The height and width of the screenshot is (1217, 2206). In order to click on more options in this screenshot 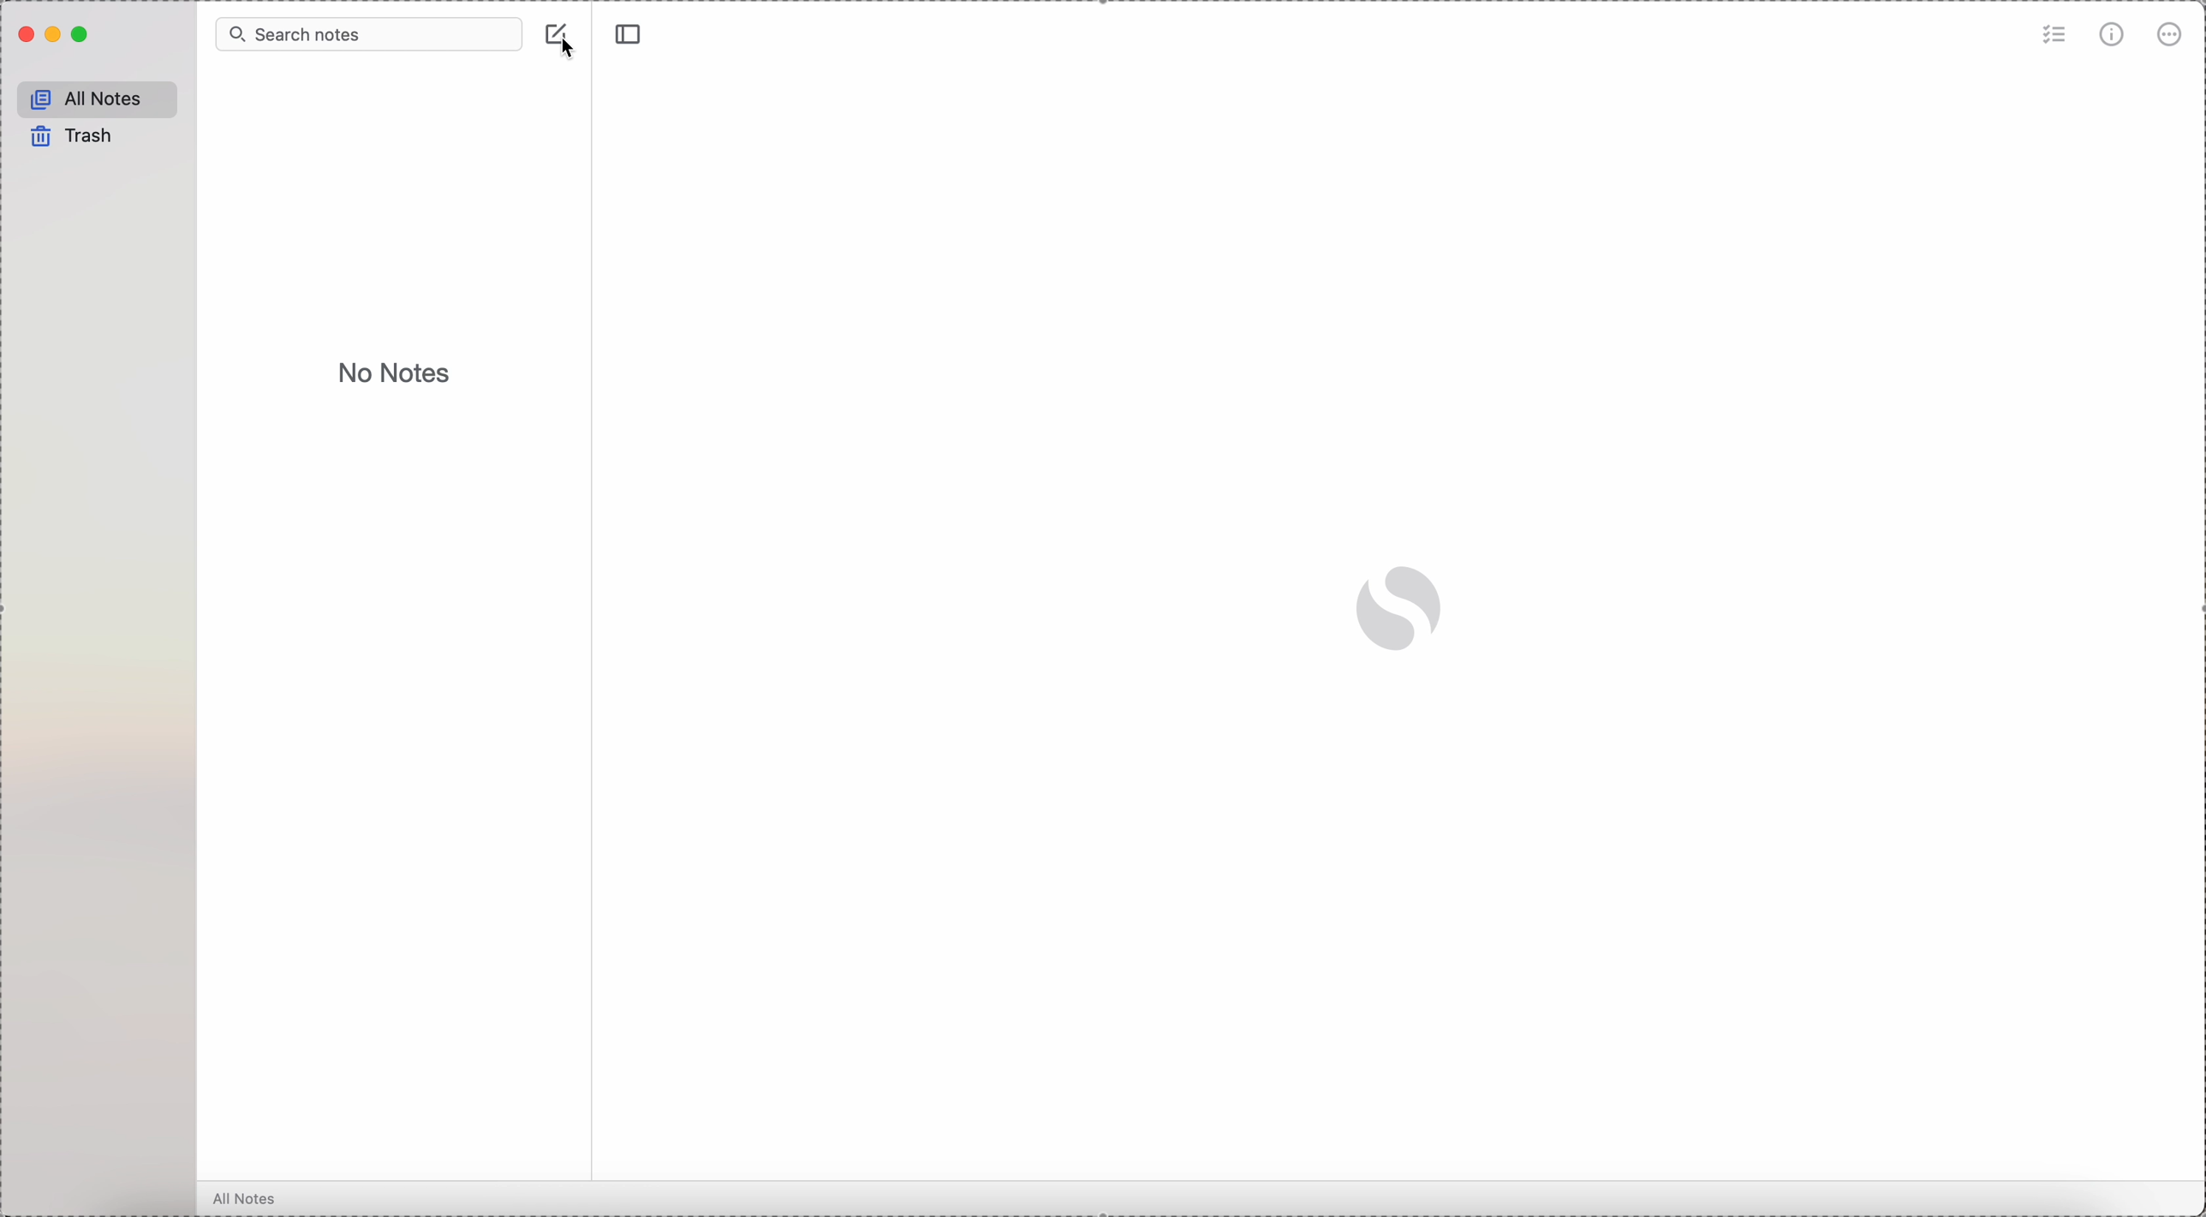, I will do `click(2172, 36)`.